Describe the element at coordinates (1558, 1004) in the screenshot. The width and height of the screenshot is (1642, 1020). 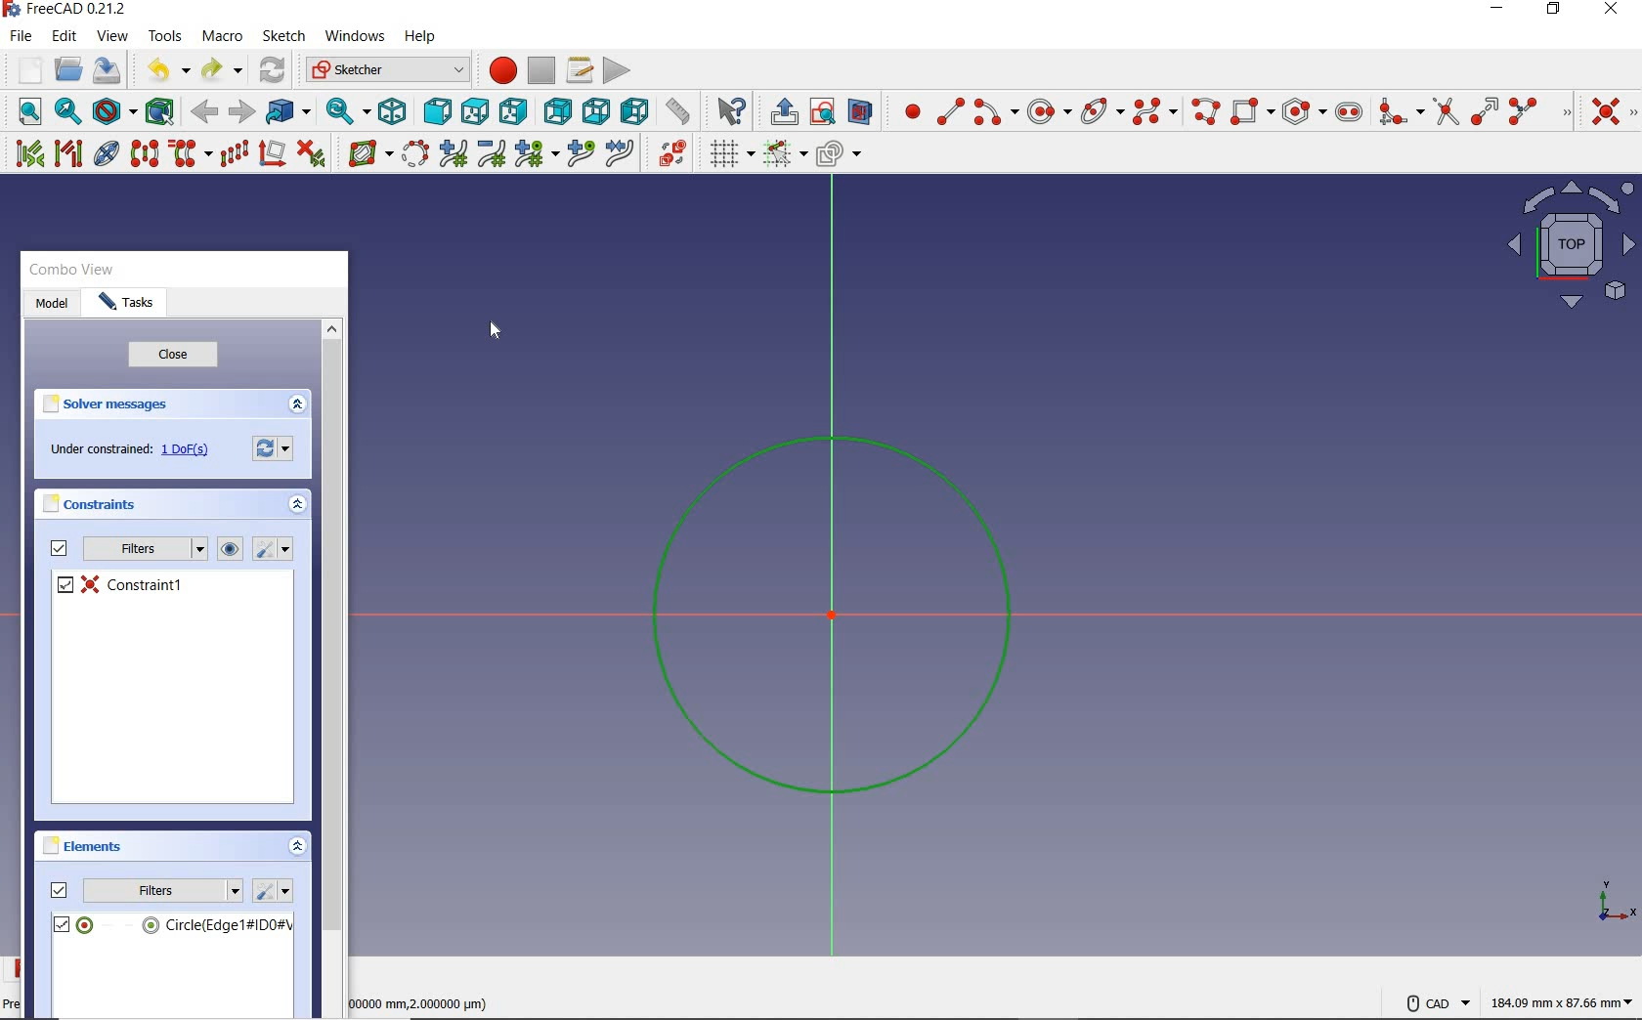
I see `coordintes` at that location.